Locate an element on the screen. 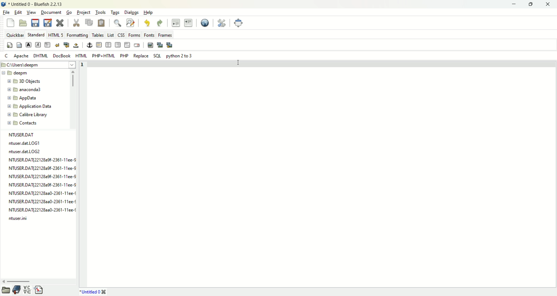 This screenshot has width=557, height=296. python 2 to 3 is located at coordinates (180, 56).